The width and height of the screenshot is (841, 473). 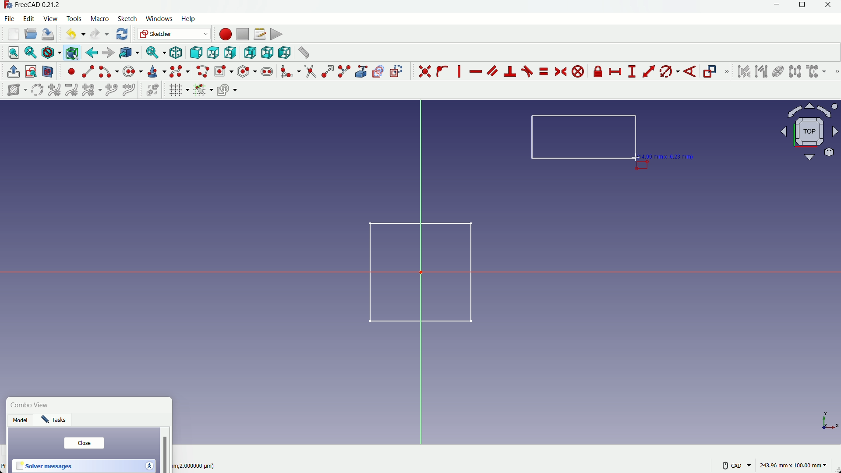 What do you see at coordinates (74, 34) in the screenshot?
I see `undo` at bounding box center [74, 34].